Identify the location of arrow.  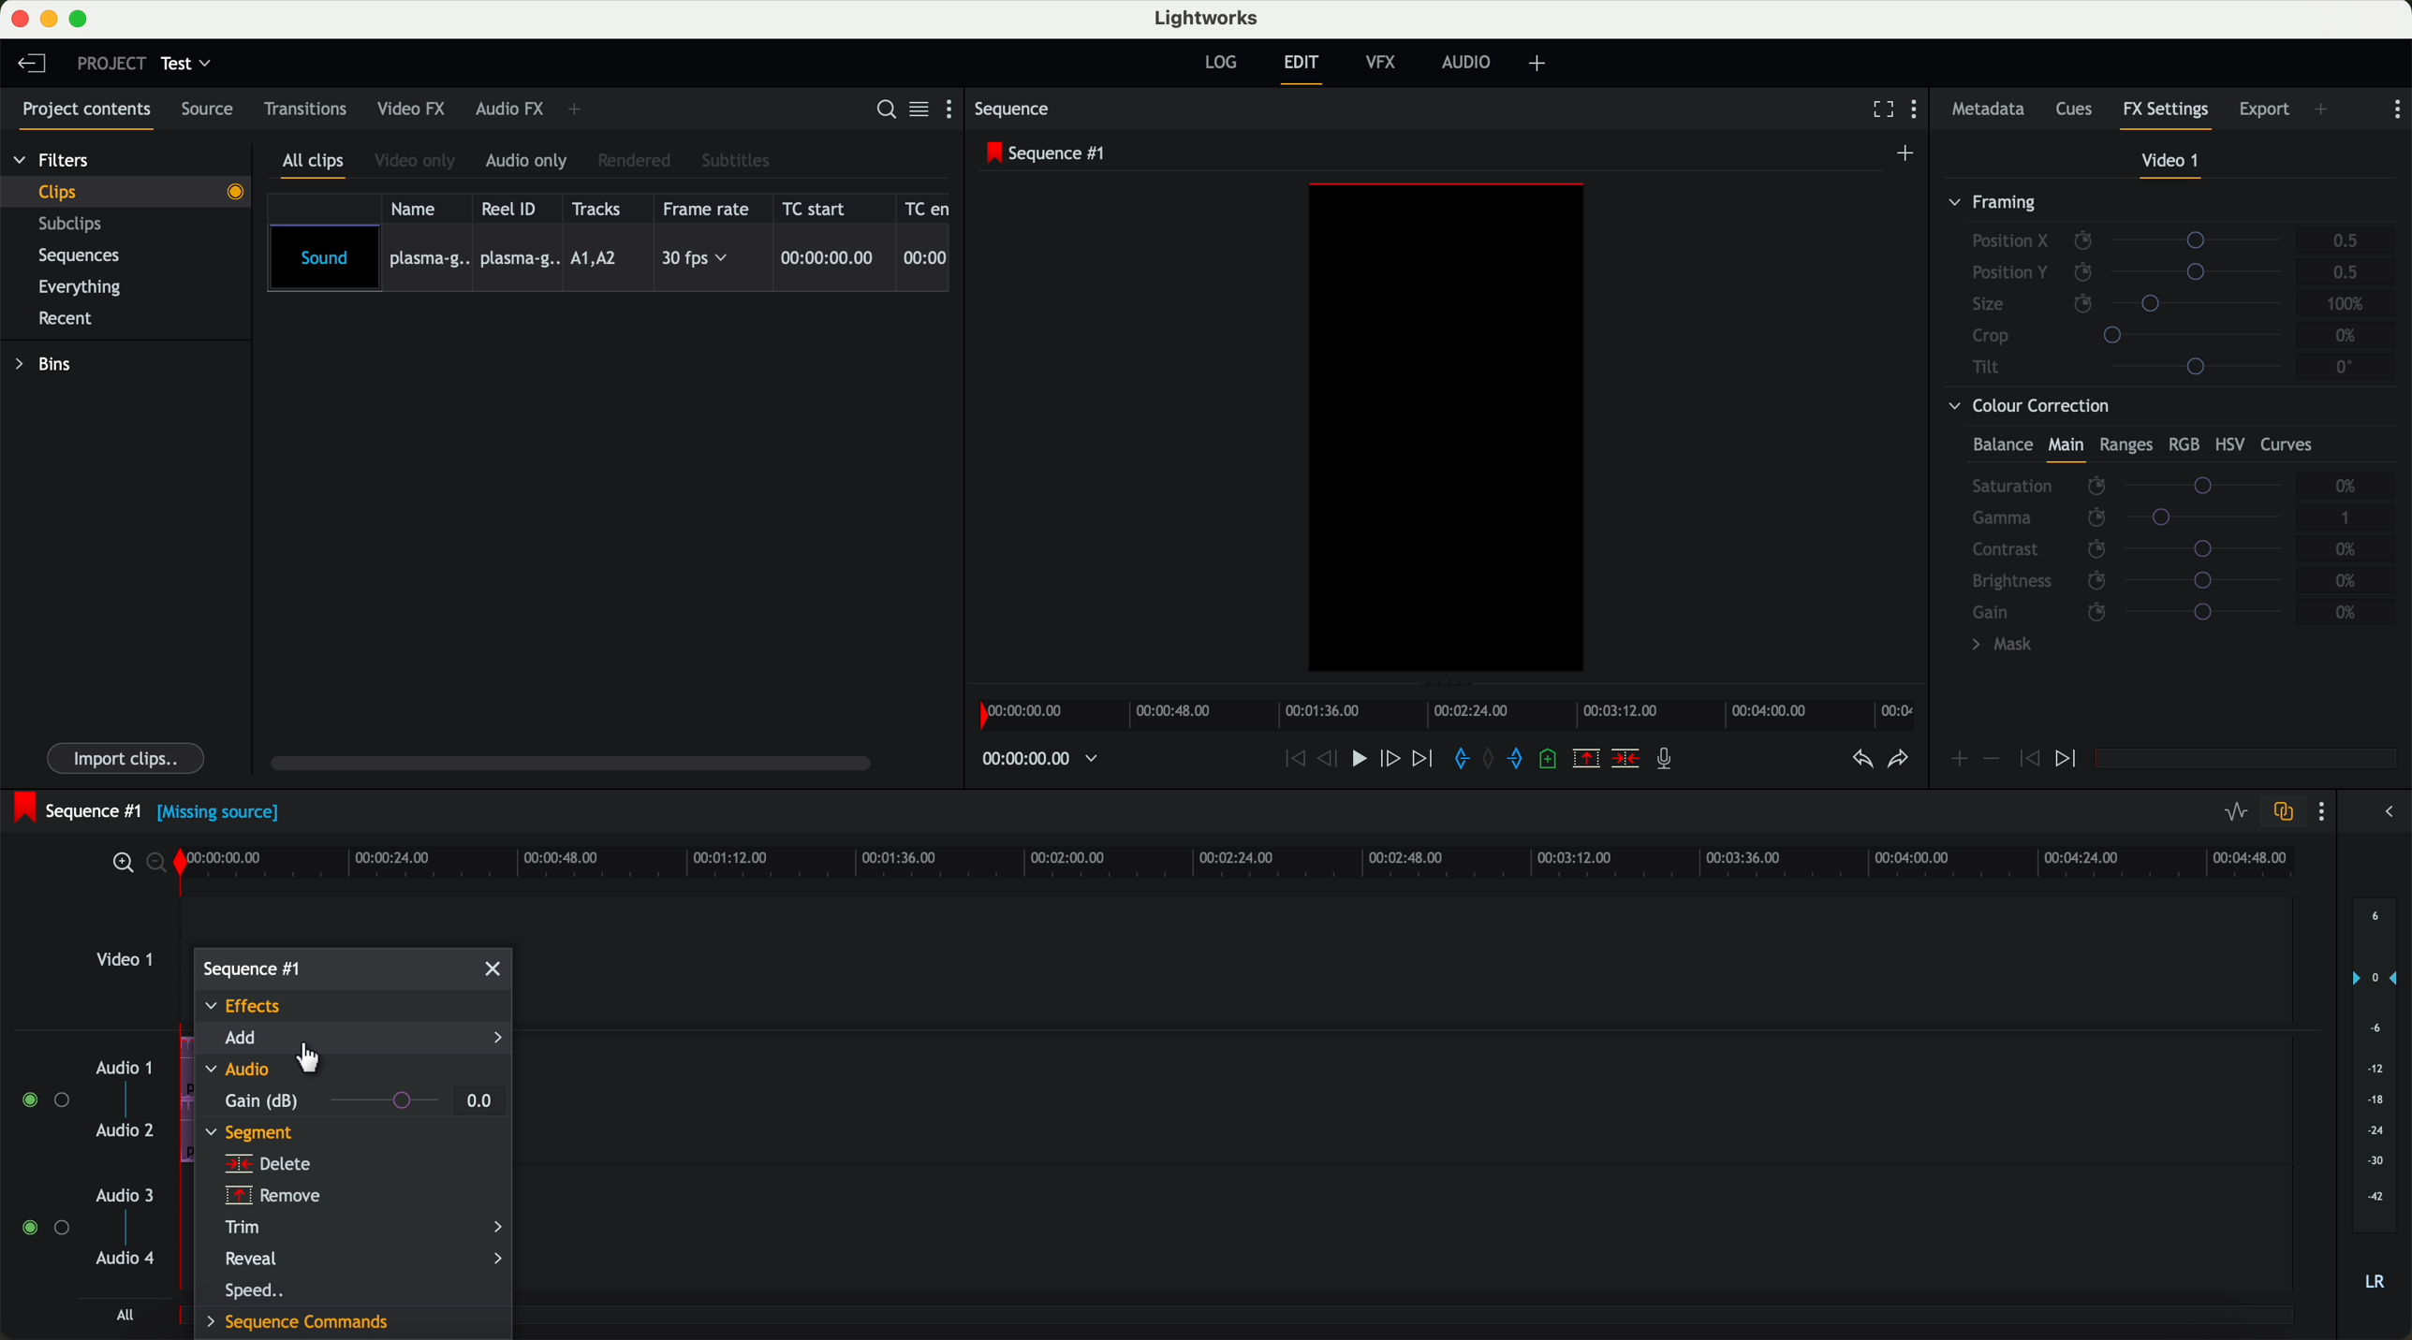
(2383, 813).